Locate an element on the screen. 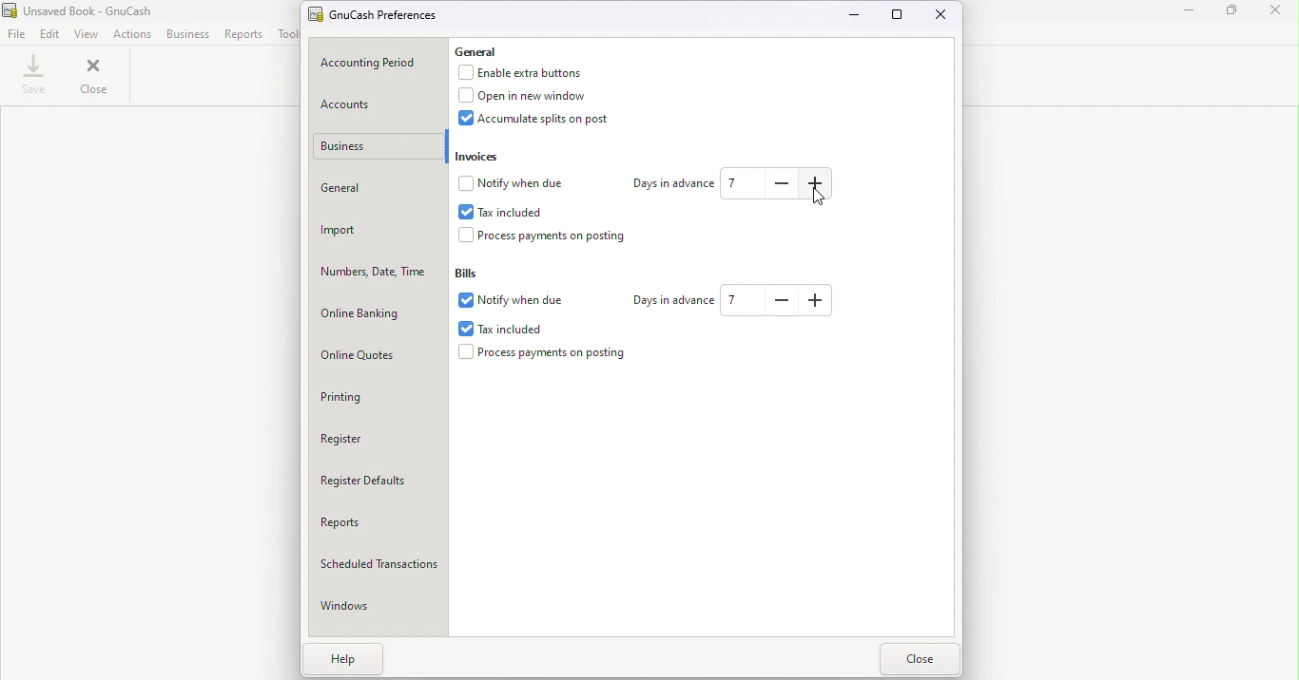 This screenshot has height=680, width=1299. Online quotes is located at coordinates (379, 356).